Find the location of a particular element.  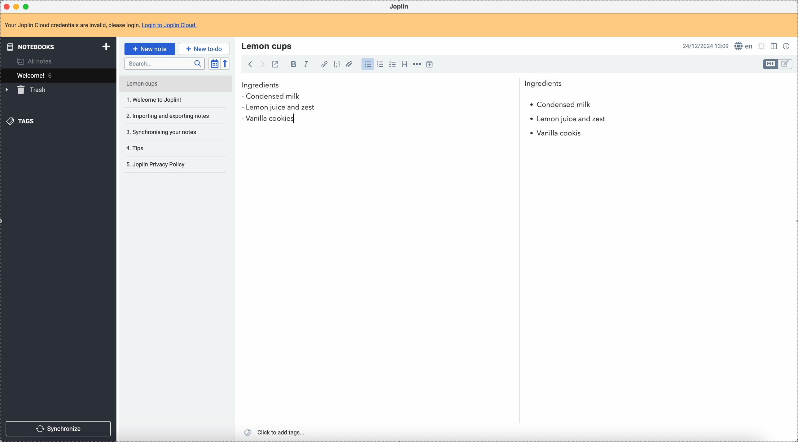

synchronising your notes is located at coordinates (161, 131).